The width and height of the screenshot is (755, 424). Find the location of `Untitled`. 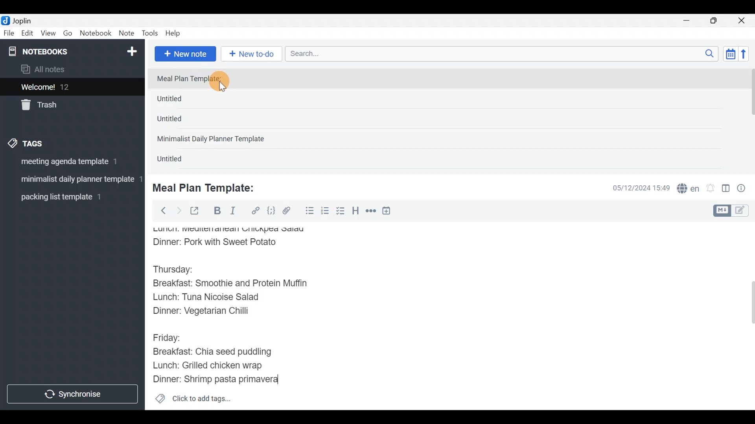

Untitled is located at coordinates (182, 101).